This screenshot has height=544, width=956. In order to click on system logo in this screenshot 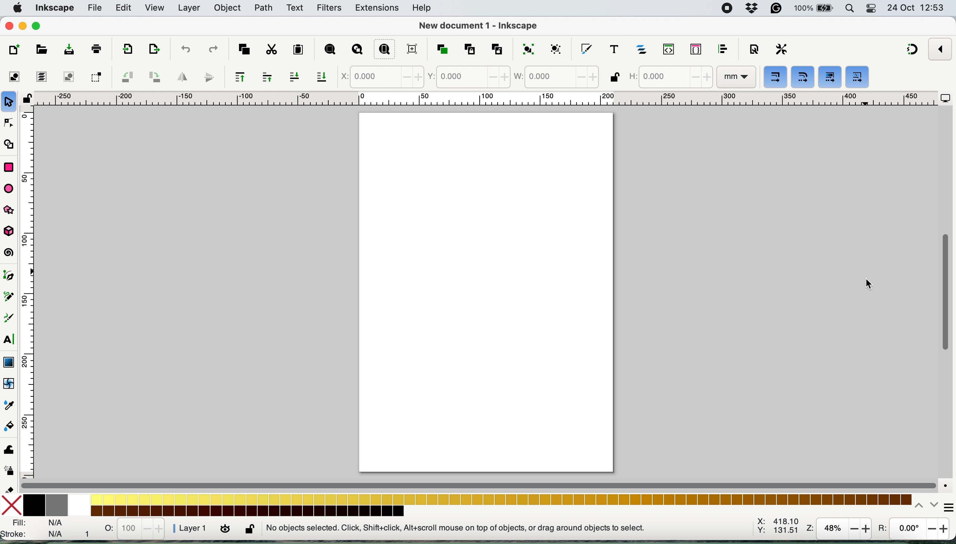, I will do `click(18, 9)`.